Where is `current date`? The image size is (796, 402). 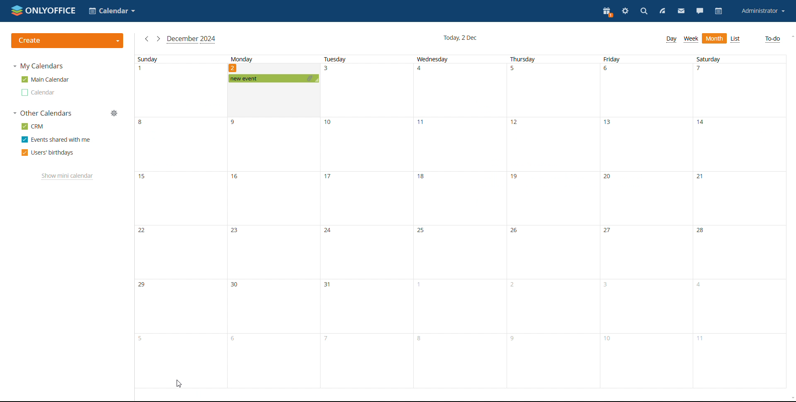
current date is located at coordinates (460, 38).